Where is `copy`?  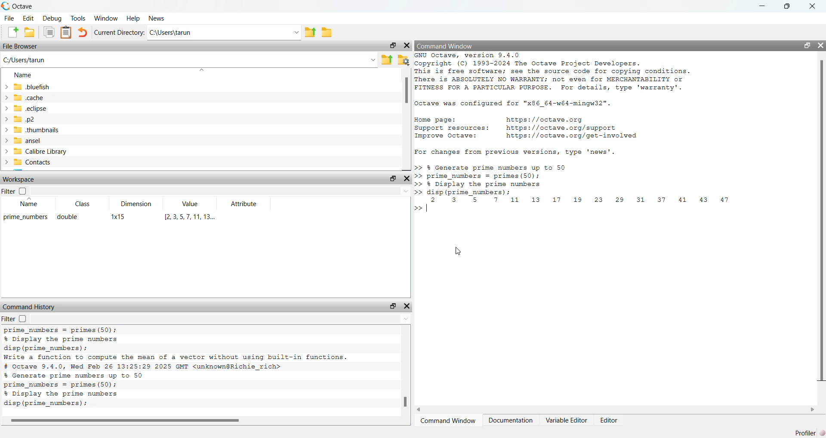
copy is located at coordinates (49, 32).